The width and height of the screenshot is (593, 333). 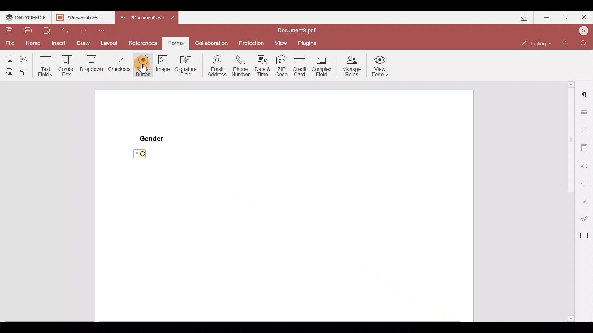 I want to click on Email address, so click(x=216, y=66).